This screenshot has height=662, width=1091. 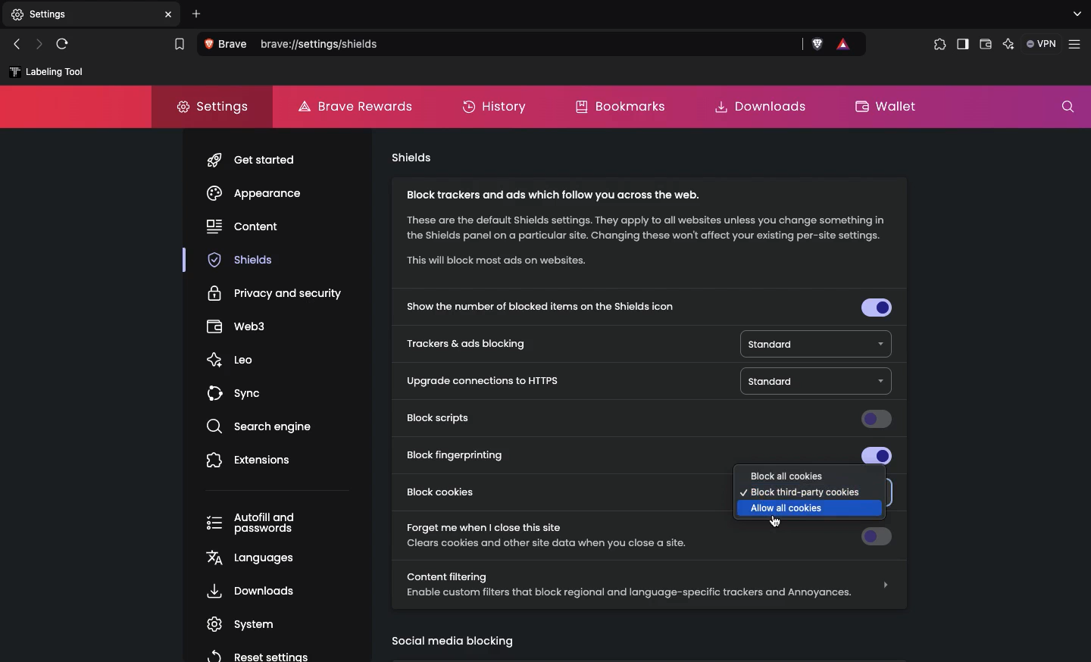 What do you see at coordinates (783, 476) in the screenshot?
I see `Block all cookies` at bounding box center [783, 476].